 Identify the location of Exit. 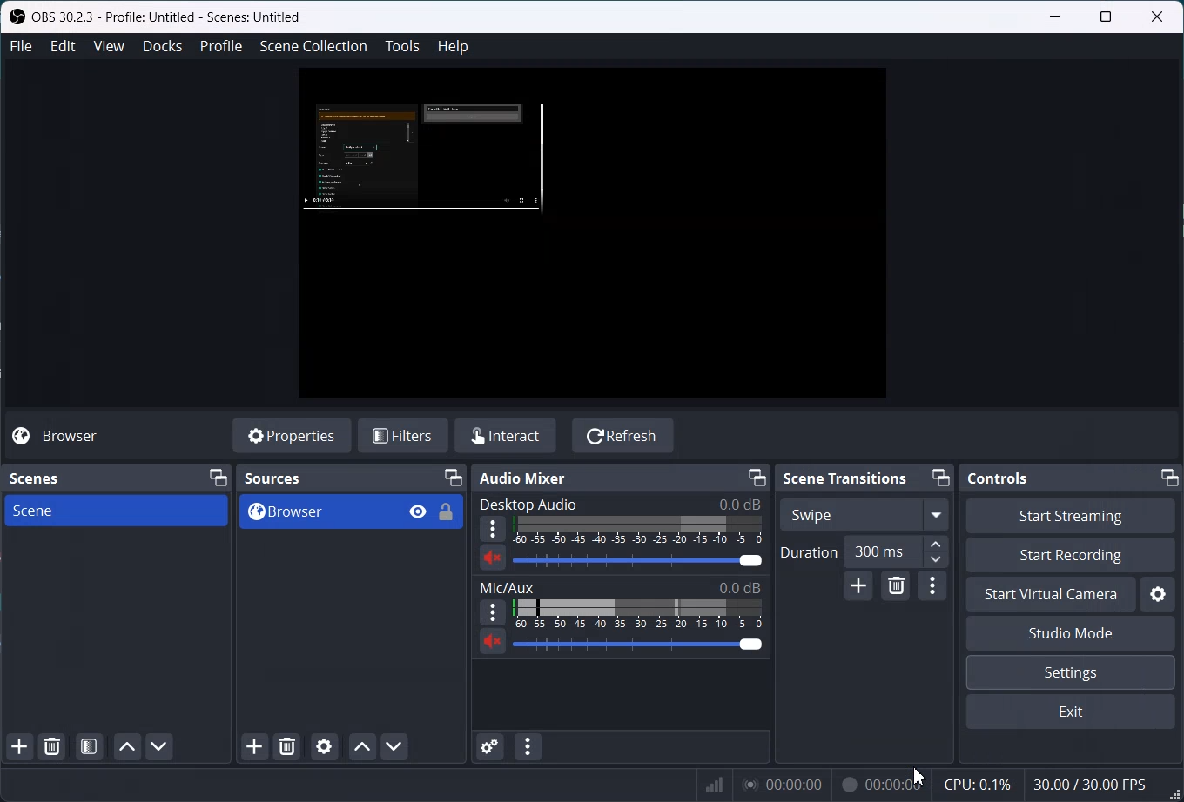
(1072, 711).